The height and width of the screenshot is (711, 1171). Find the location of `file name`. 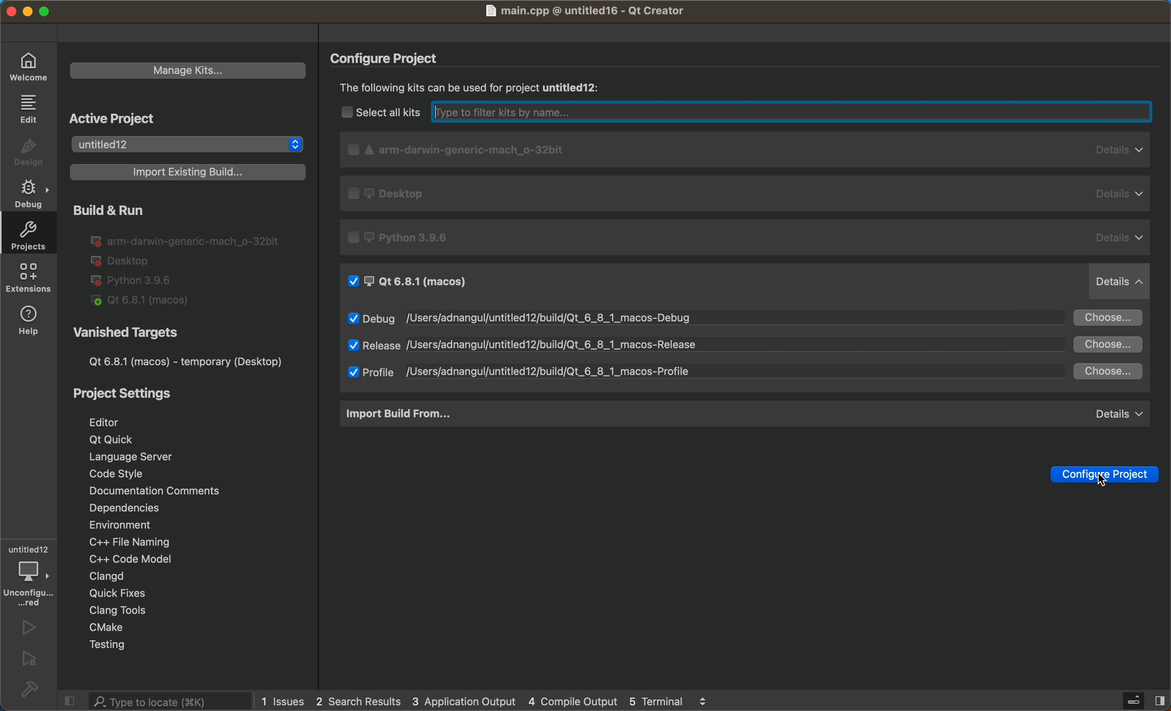

file name is located at coordinates (589, 11).